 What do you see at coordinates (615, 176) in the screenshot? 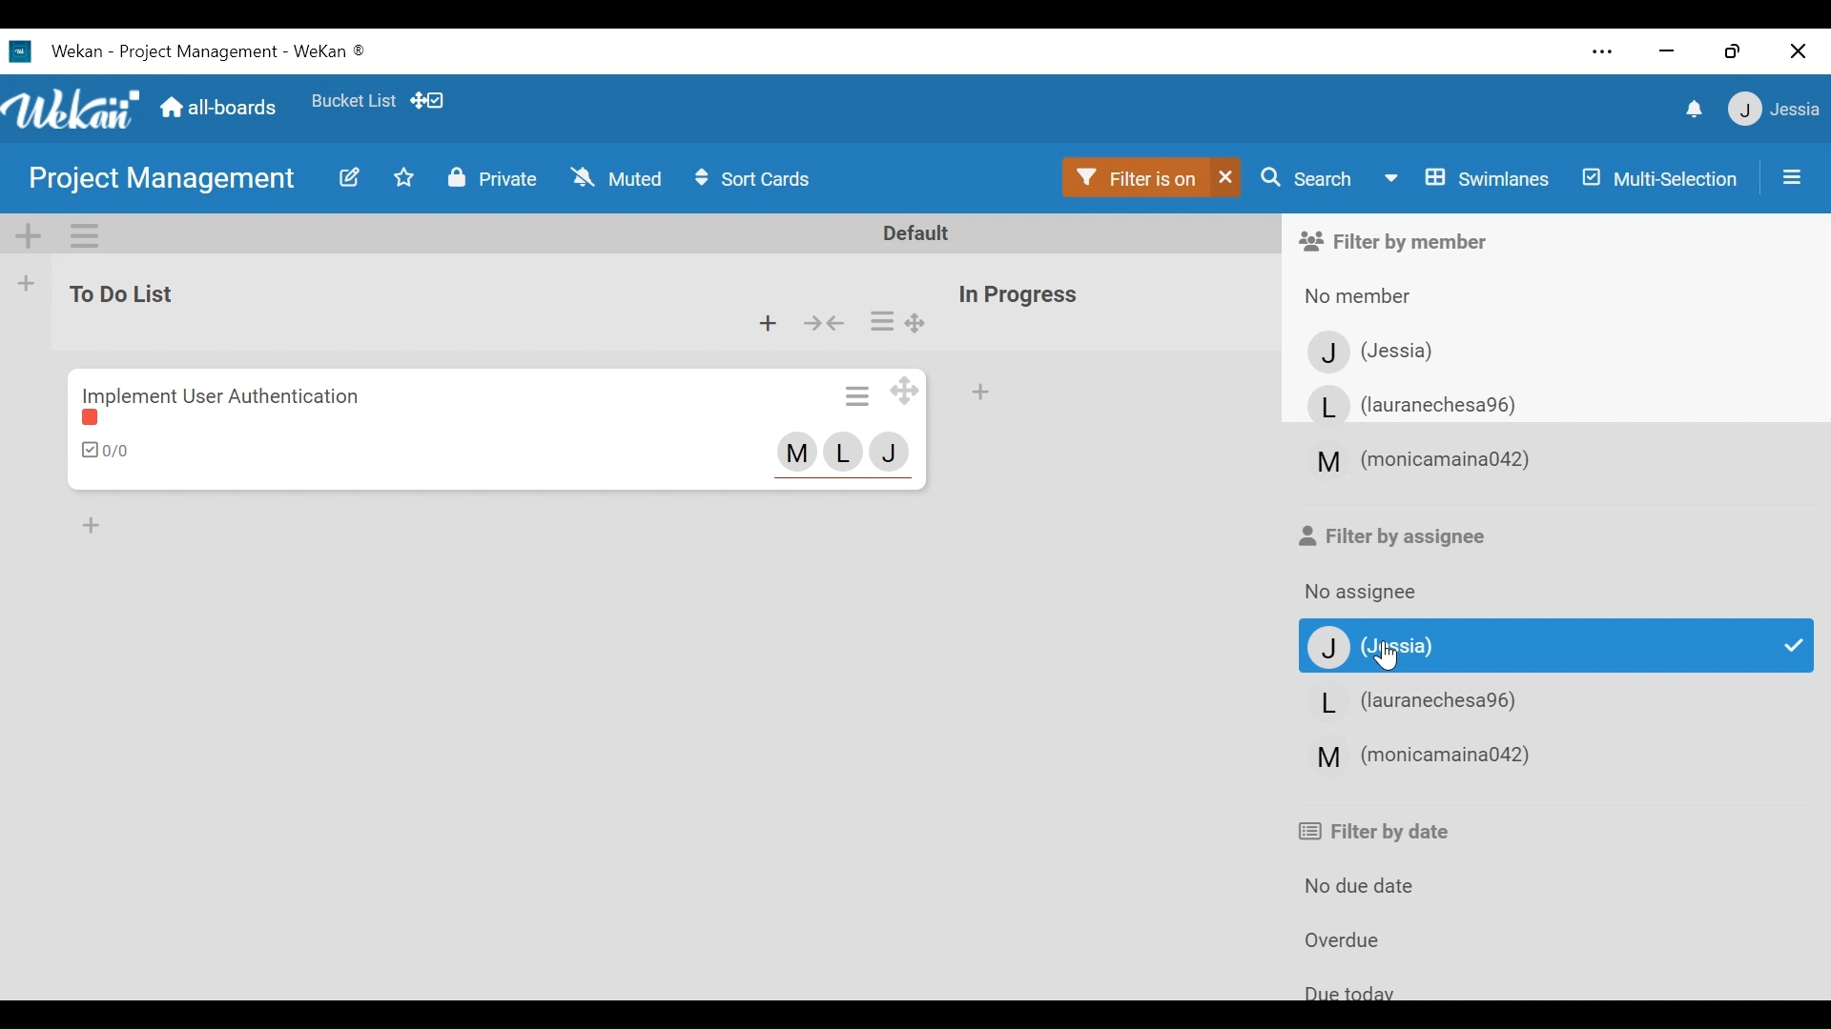
I see `Muted` at bounding box center [615, 176].